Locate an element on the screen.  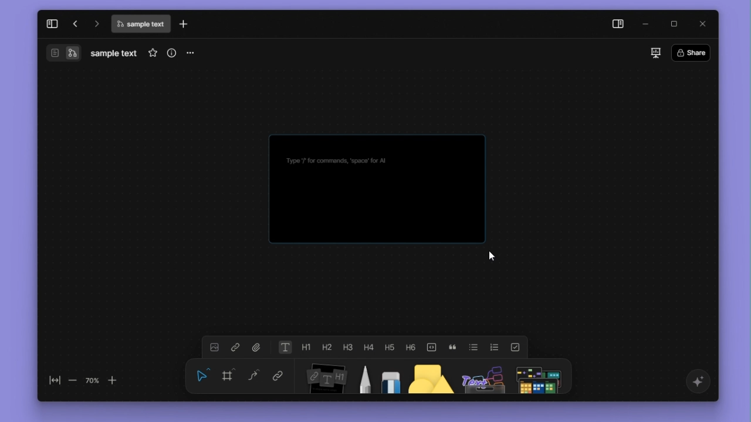
heading 6 is located at coordinates (412, 346).